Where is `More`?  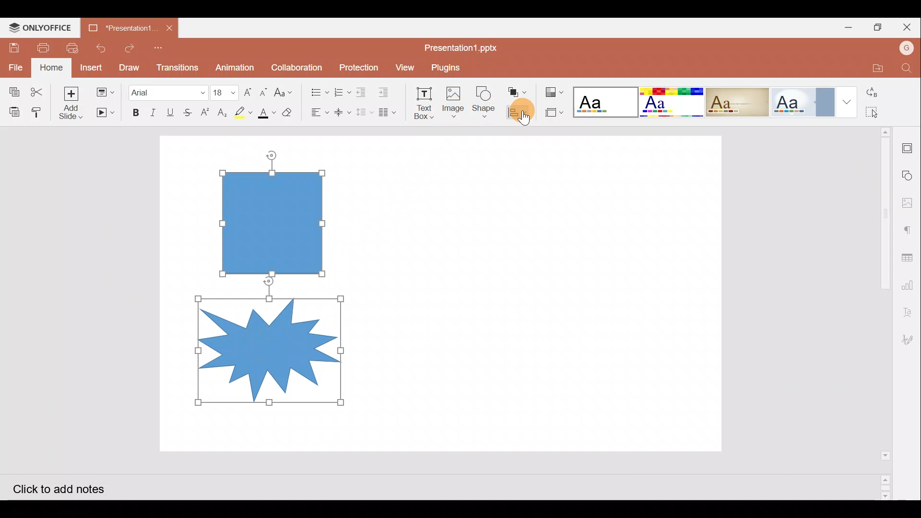 More is located at coordinates (849, 102).